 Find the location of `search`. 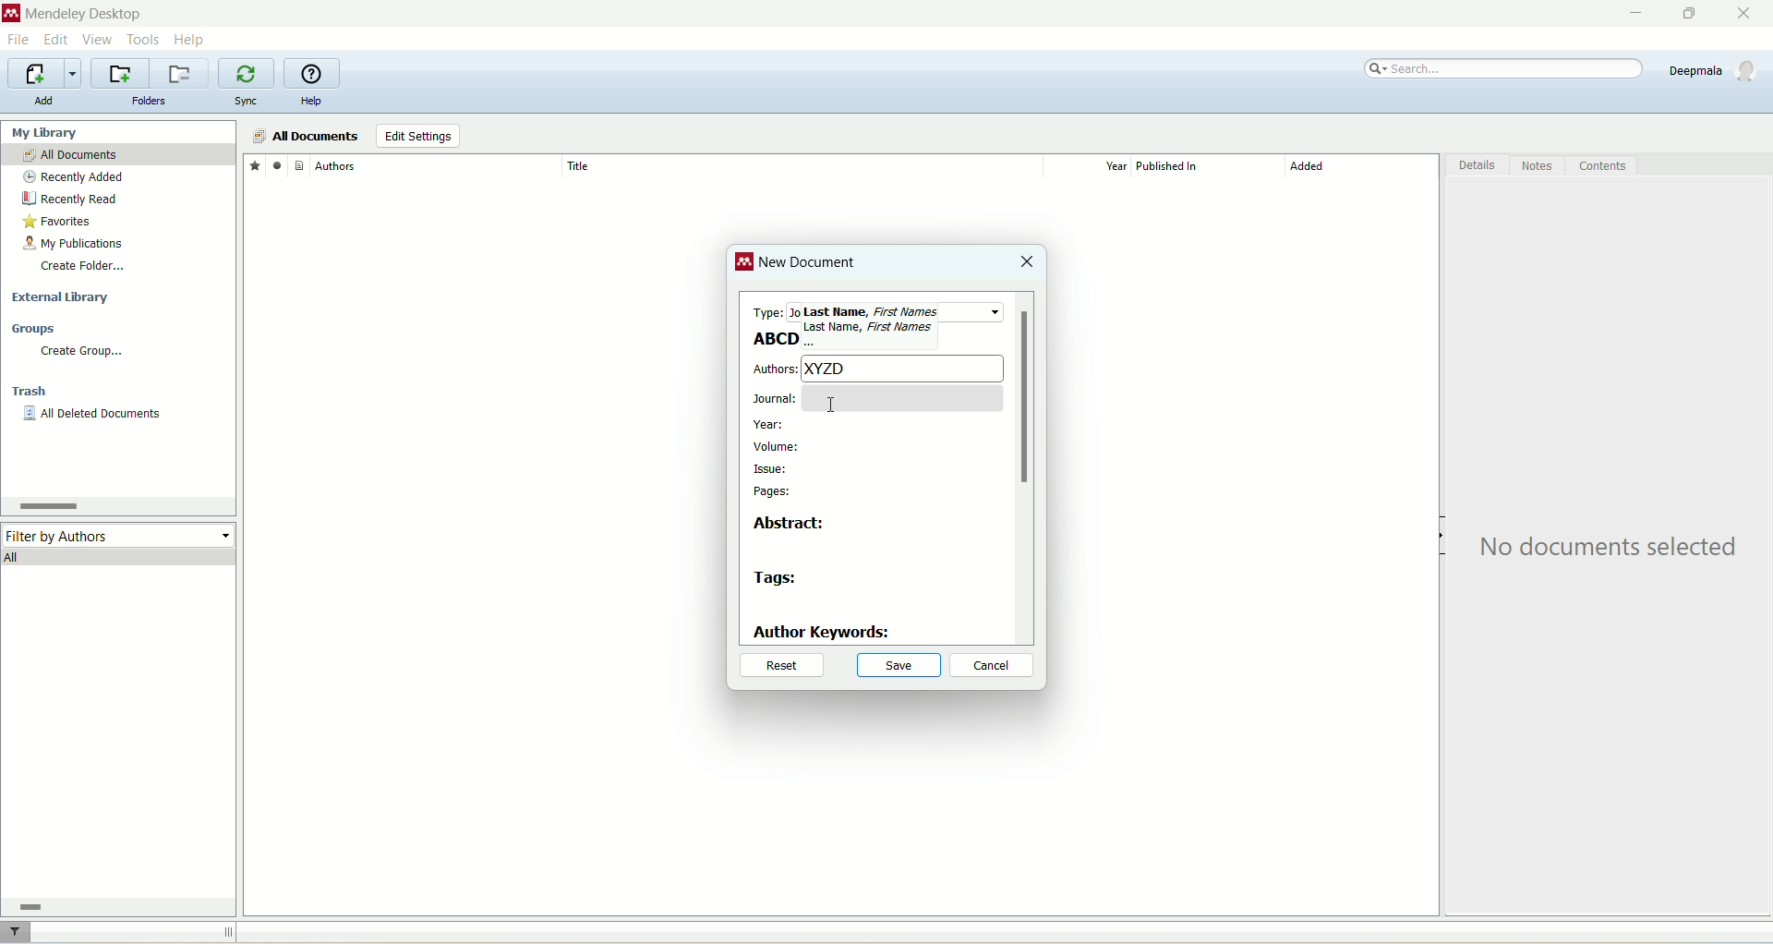

search is located at coordinates (1505, 69).